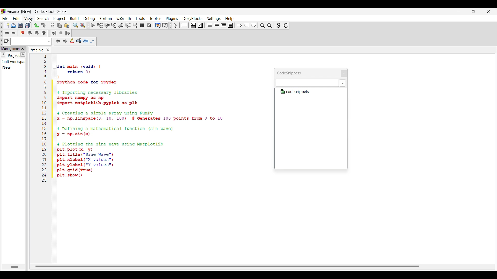  I want to click on Various info, so click(165, 25).